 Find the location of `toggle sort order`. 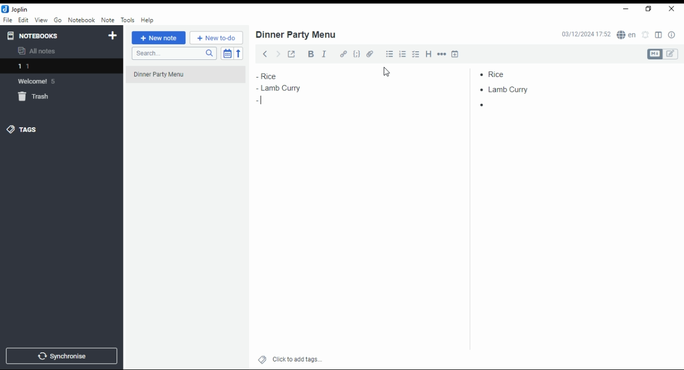

toggle sort order is located at coordinates (227, 53).